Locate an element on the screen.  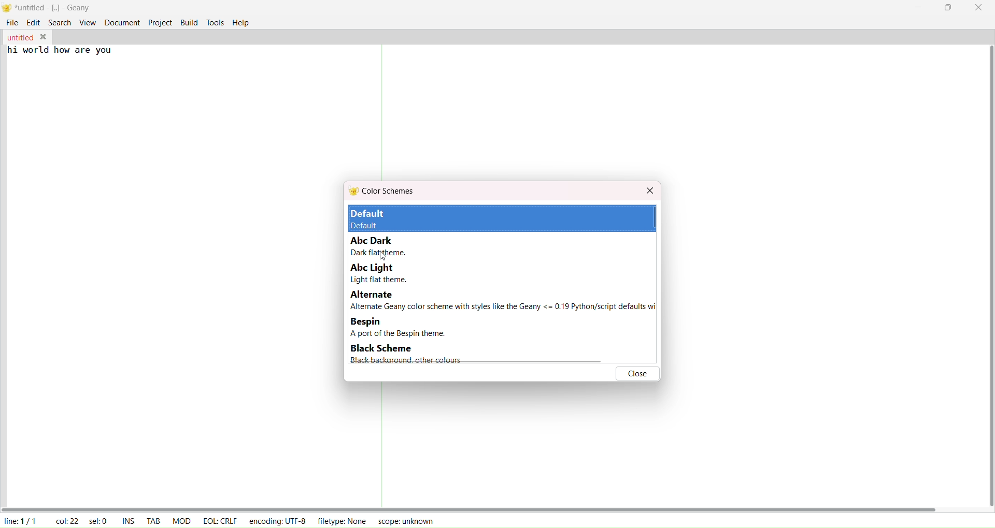
close tab is located at coordinates (42, 35).